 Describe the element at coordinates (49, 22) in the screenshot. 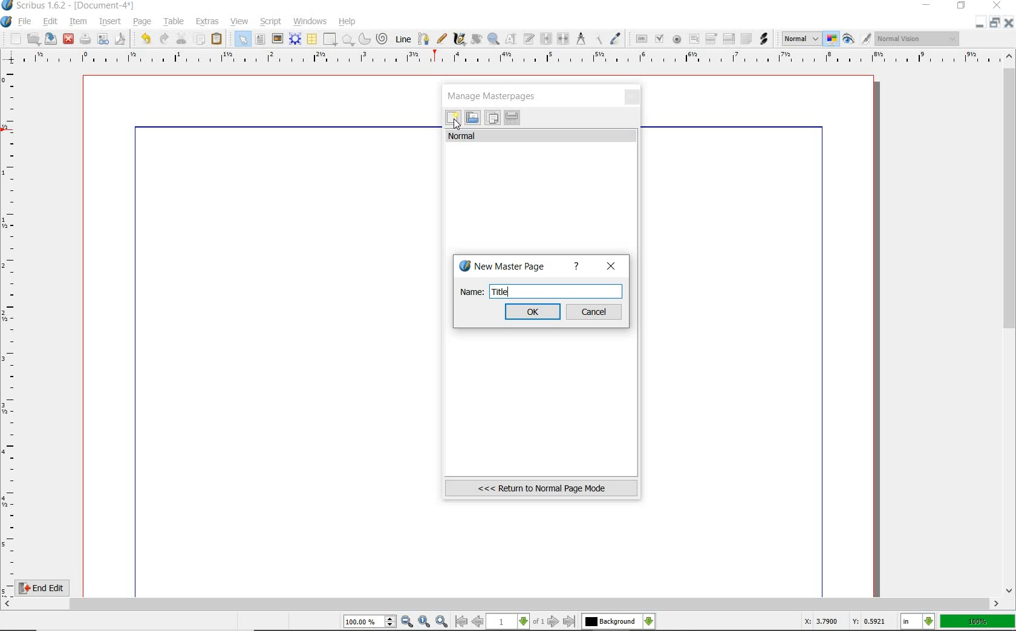

I see `edit` at that location.